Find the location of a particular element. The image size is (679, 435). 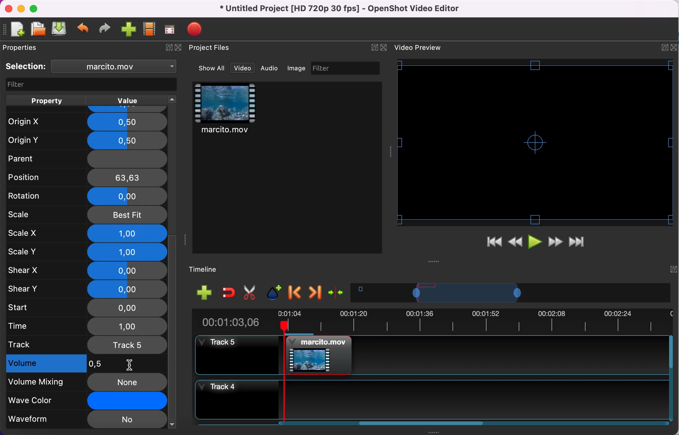

track 4 is located at coordinates (430, 400).